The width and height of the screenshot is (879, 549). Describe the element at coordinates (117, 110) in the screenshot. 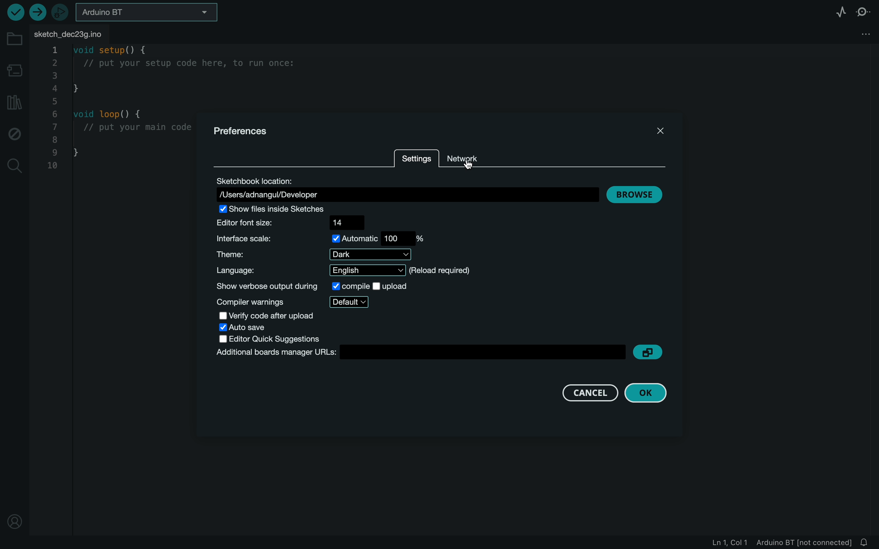

I see `code` at that location.